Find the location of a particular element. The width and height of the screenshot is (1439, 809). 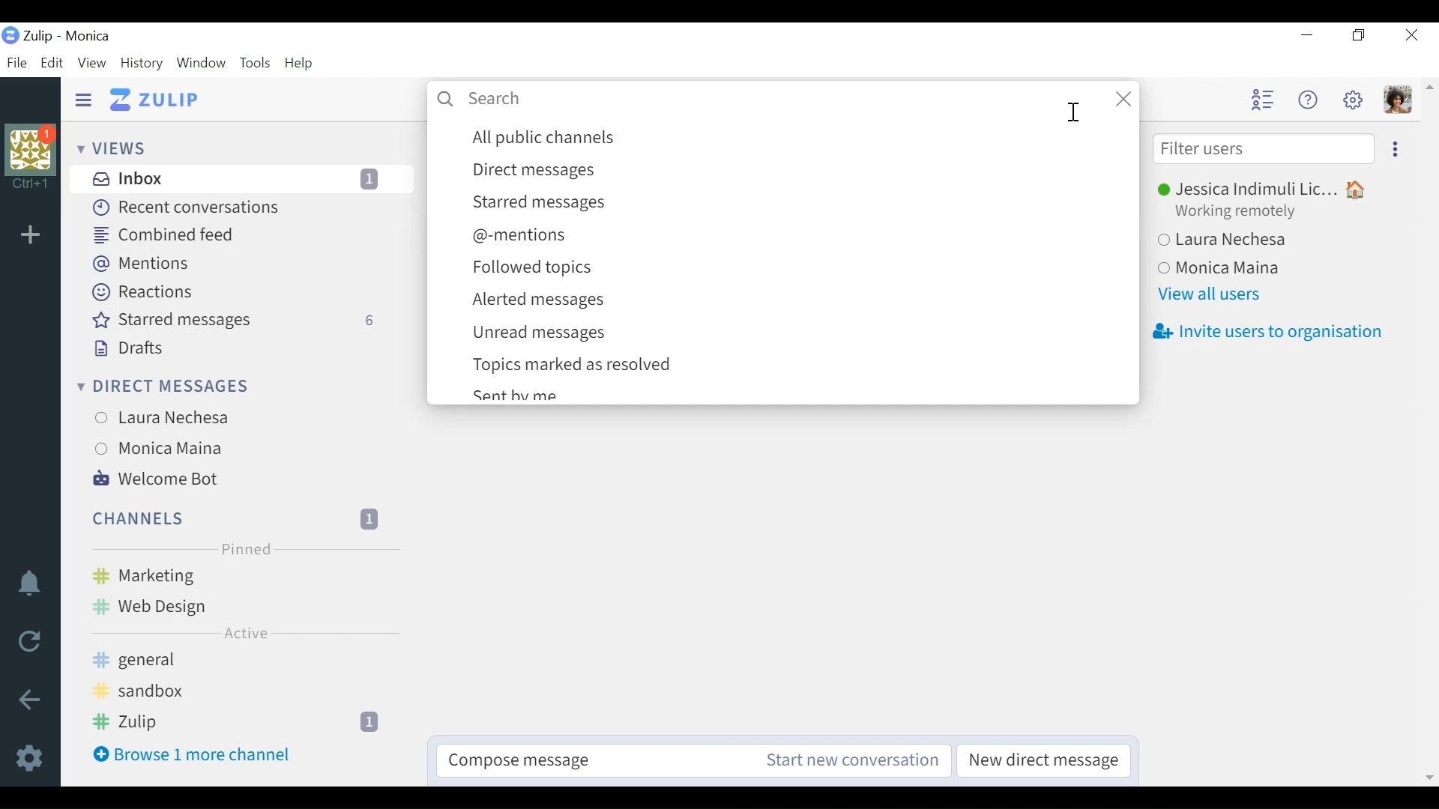

Compose message Start new conversation is located at coordinates (693, 760).